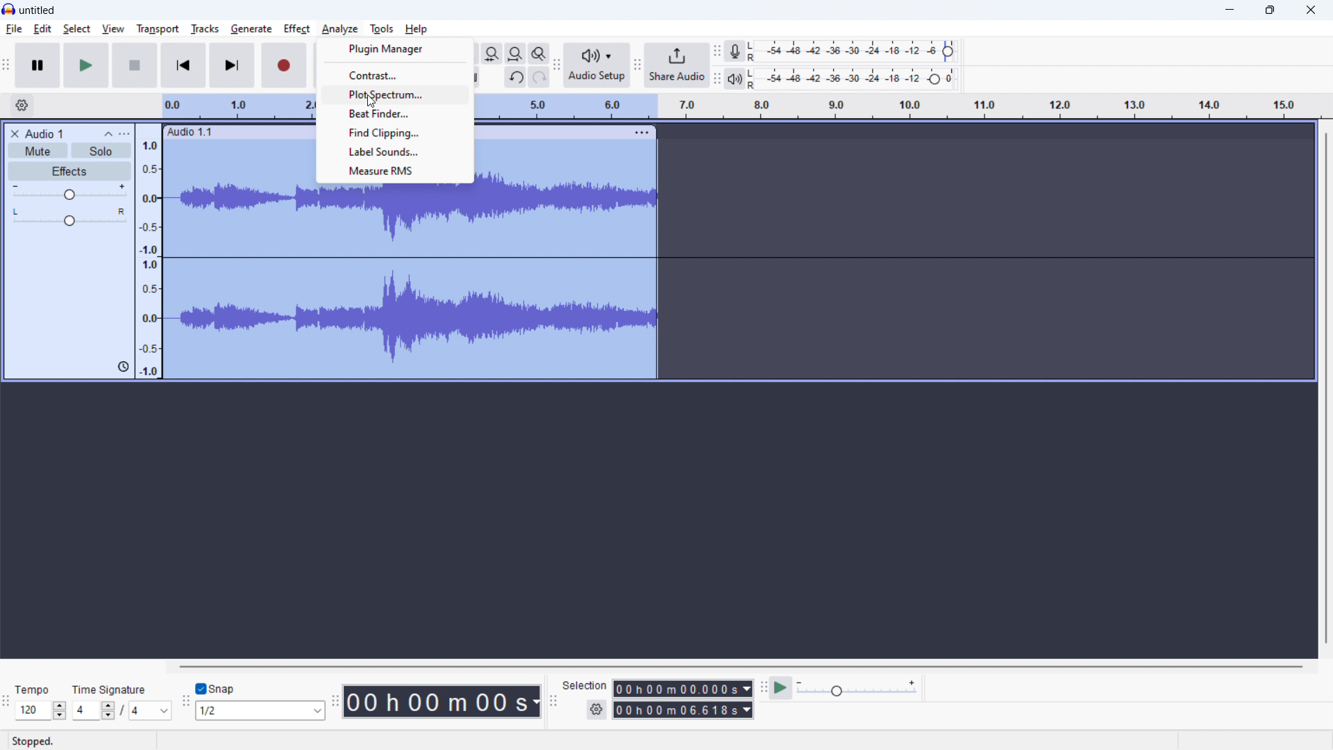 This screenshot has height=750, width=1333. Describe the element at coordinates (262, 742) in the screenshot. I see `Click and drag to select audio` at that location.